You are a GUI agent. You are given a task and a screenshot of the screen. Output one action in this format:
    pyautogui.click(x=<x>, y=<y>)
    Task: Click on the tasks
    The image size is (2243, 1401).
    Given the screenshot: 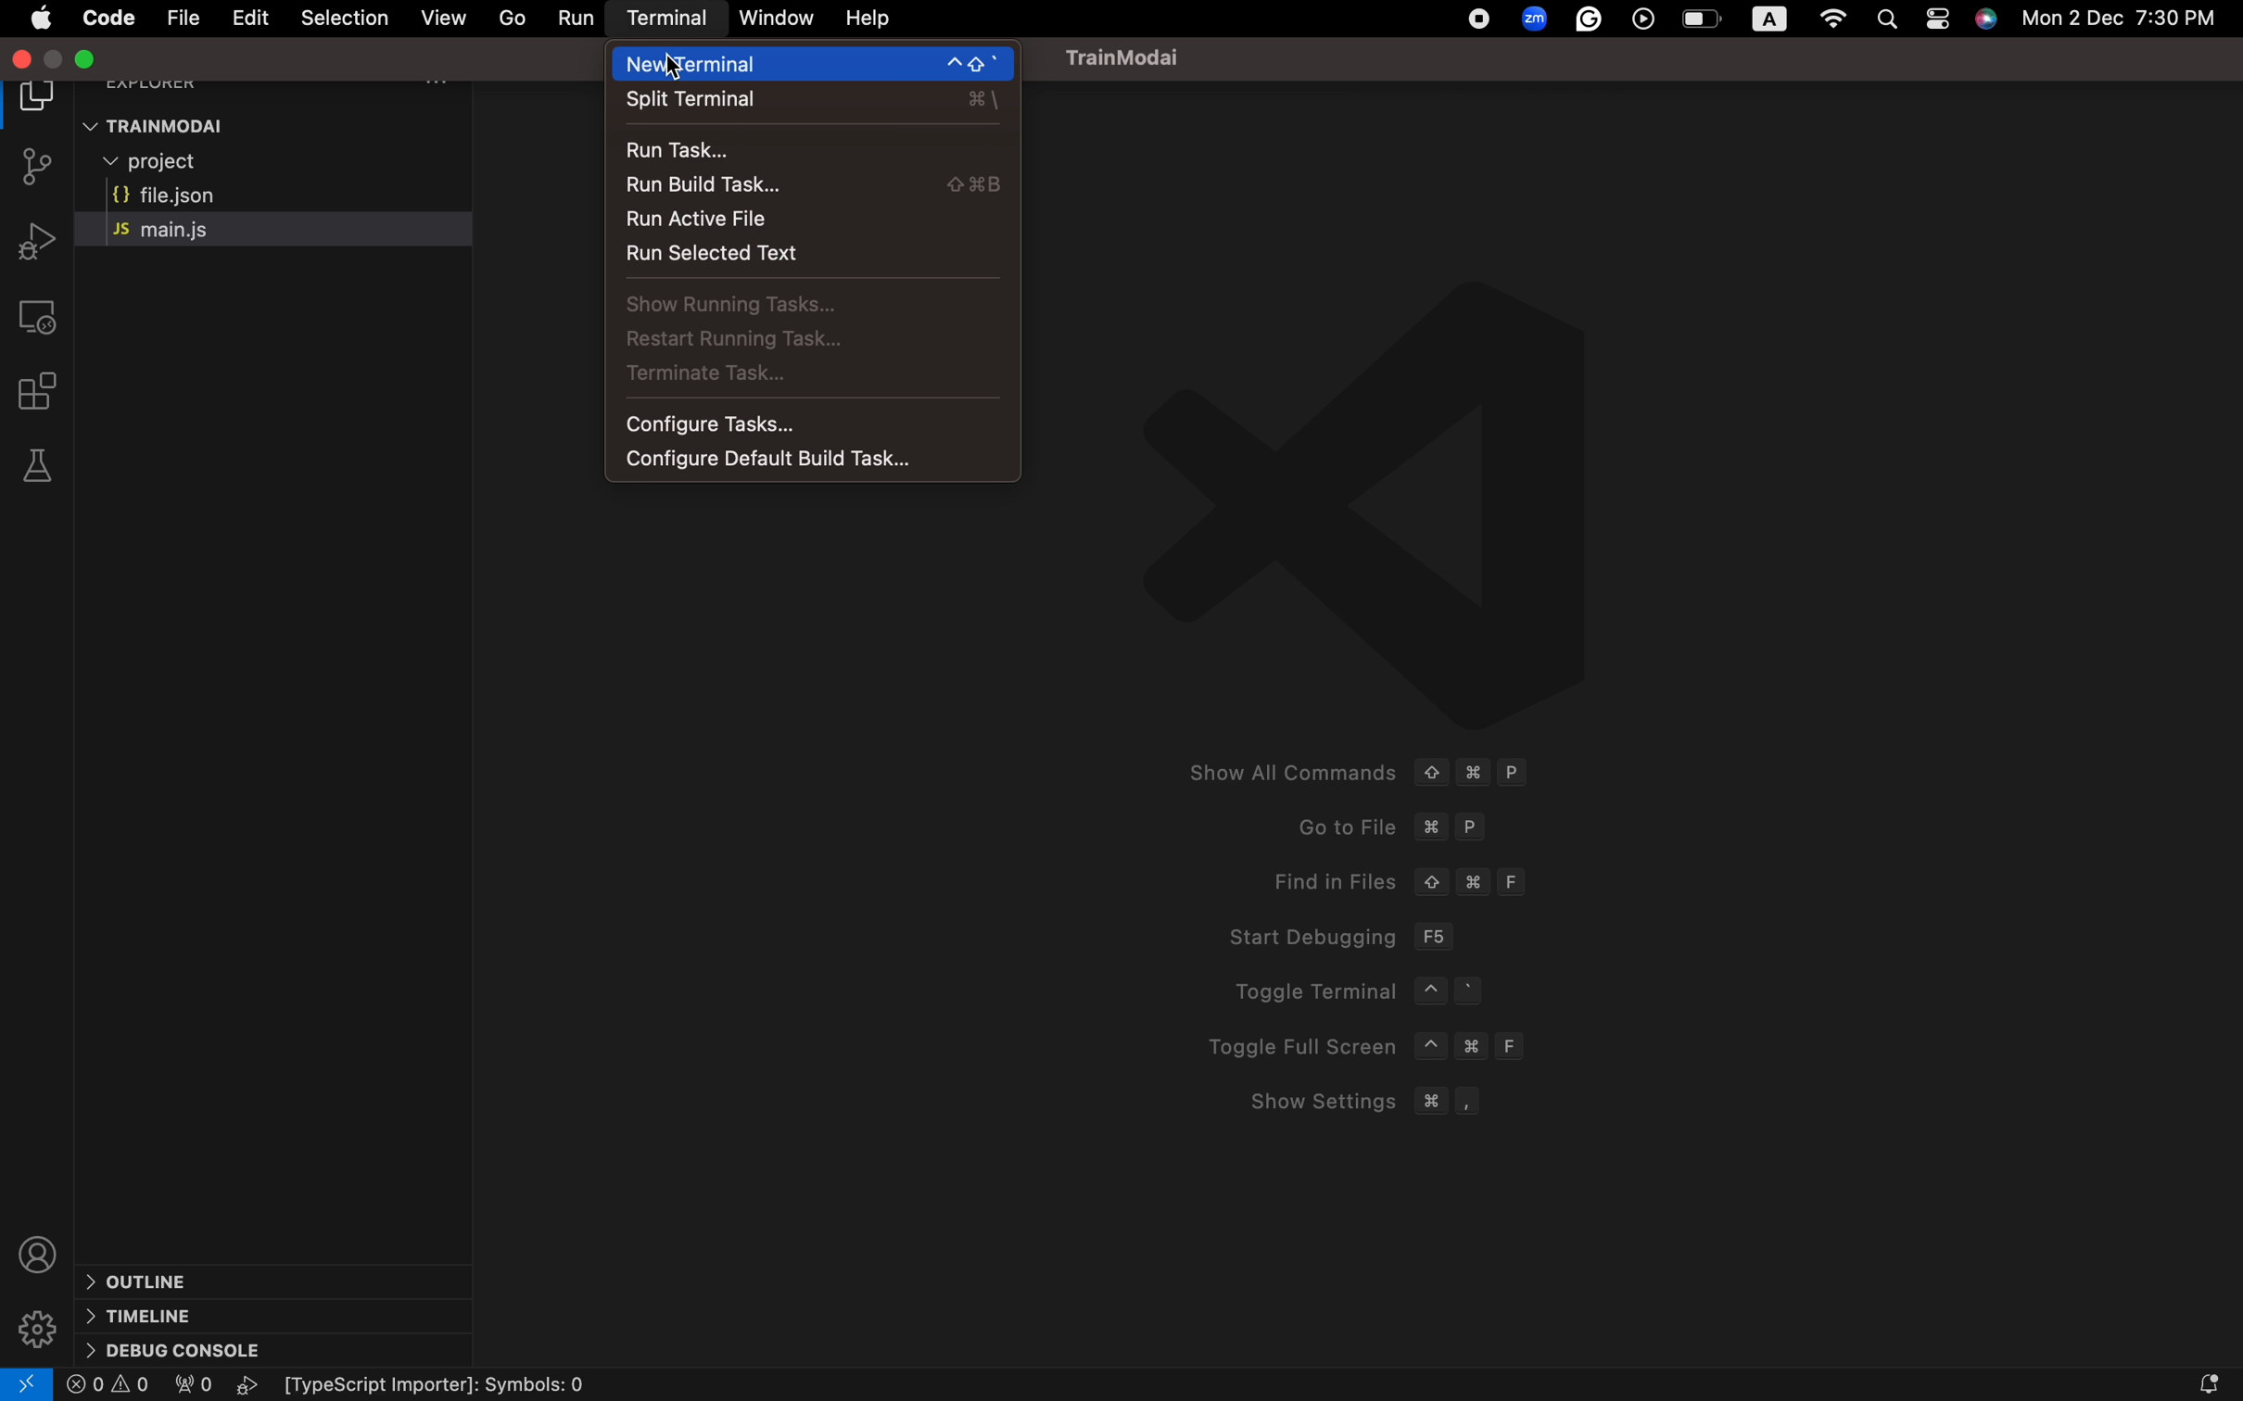 What is the action you would take?
    pyautogui.click(x=804, y=306)
    